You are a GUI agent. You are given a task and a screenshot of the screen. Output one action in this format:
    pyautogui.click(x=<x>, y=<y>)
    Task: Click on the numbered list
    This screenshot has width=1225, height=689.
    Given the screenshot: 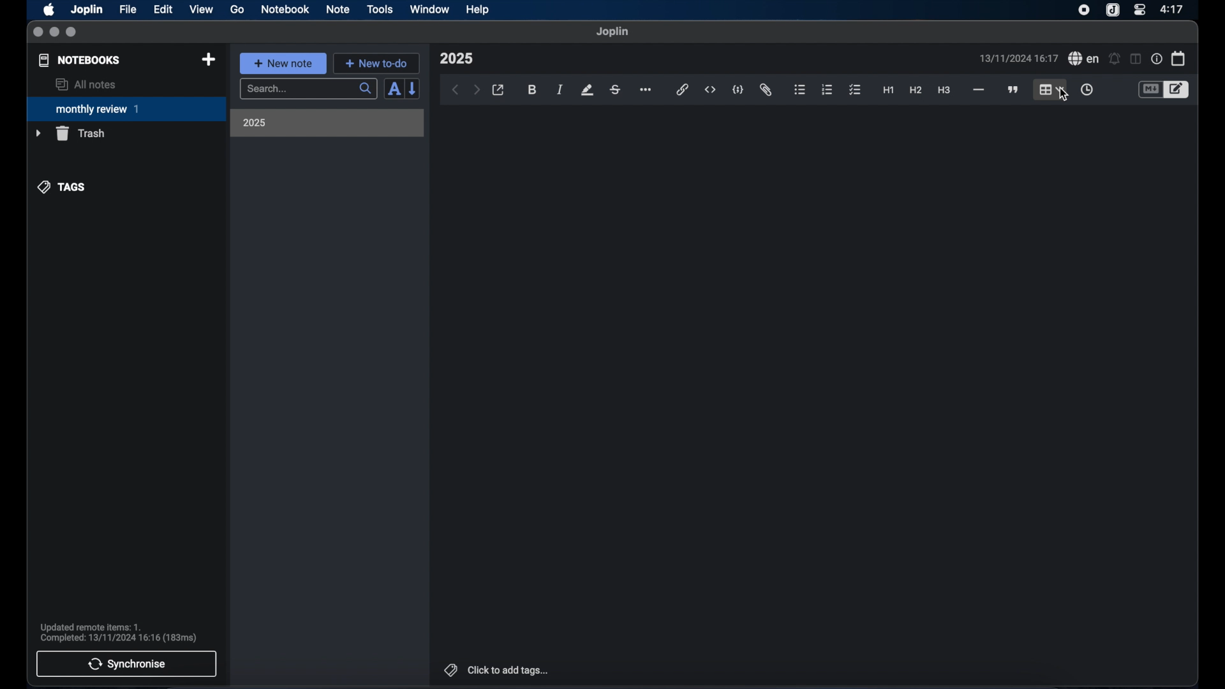 What is the action you would take?
    pyautogui.click(x=827, y=89)
    